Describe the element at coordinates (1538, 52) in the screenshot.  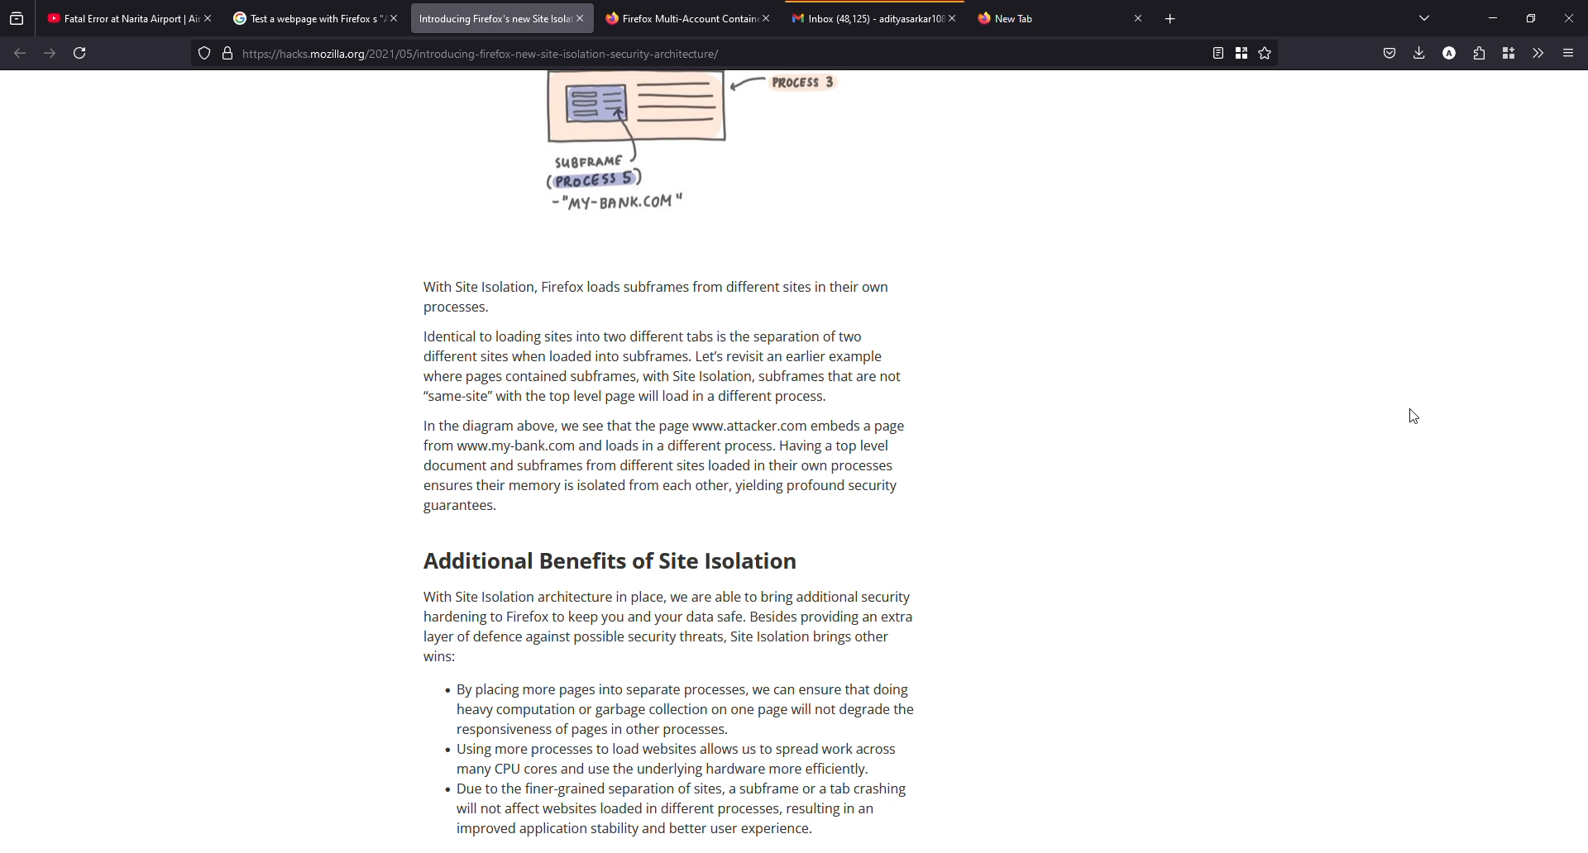
I see `more tools` at that location.